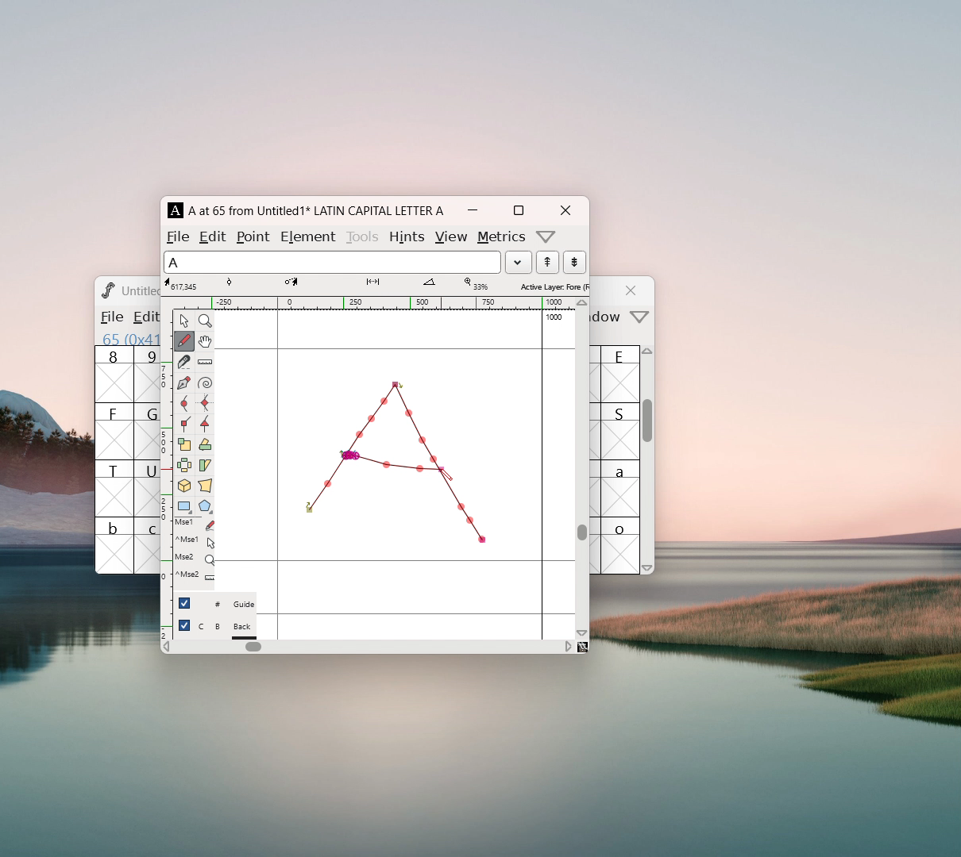  What do you see at coordinates (195, 575) in the screenshot?
I see `^Mse2` at bounding box center [195, 575].